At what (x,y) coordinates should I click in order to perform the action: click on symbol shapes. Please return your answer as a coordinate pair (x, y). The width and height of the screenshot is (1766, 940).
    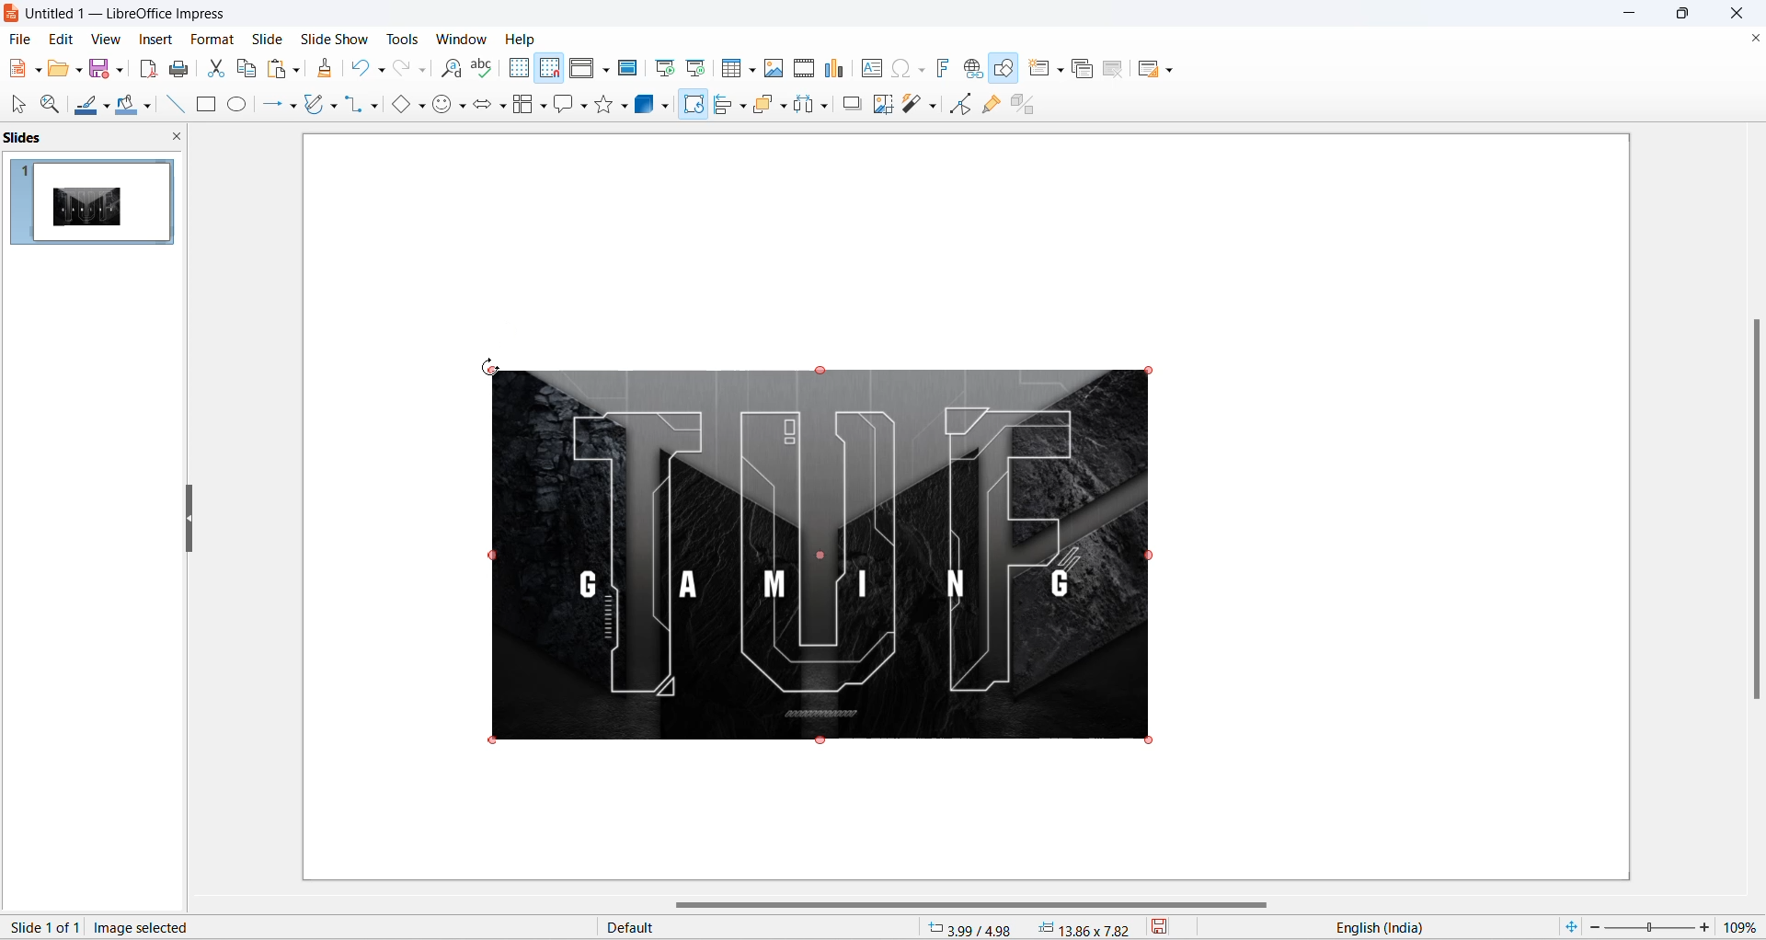
    Looking at the image, I should click on (464, 109).